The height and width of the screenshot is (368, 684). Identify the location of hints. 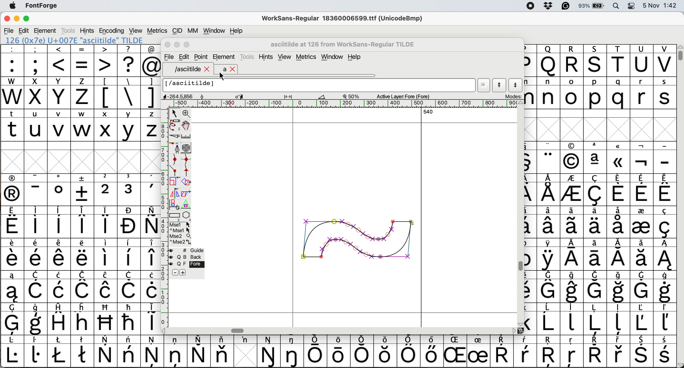
(267, 57).